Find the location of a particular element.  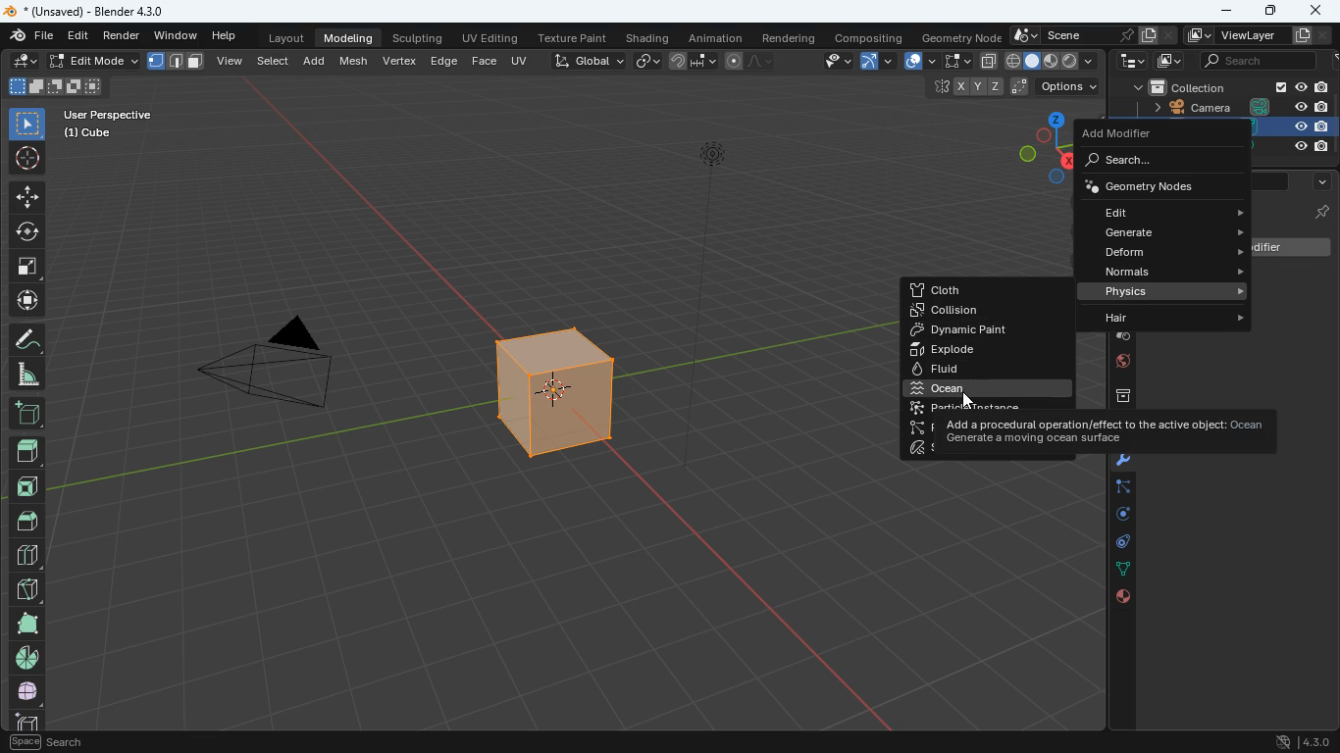

edit is located at coordinates (80, 36).